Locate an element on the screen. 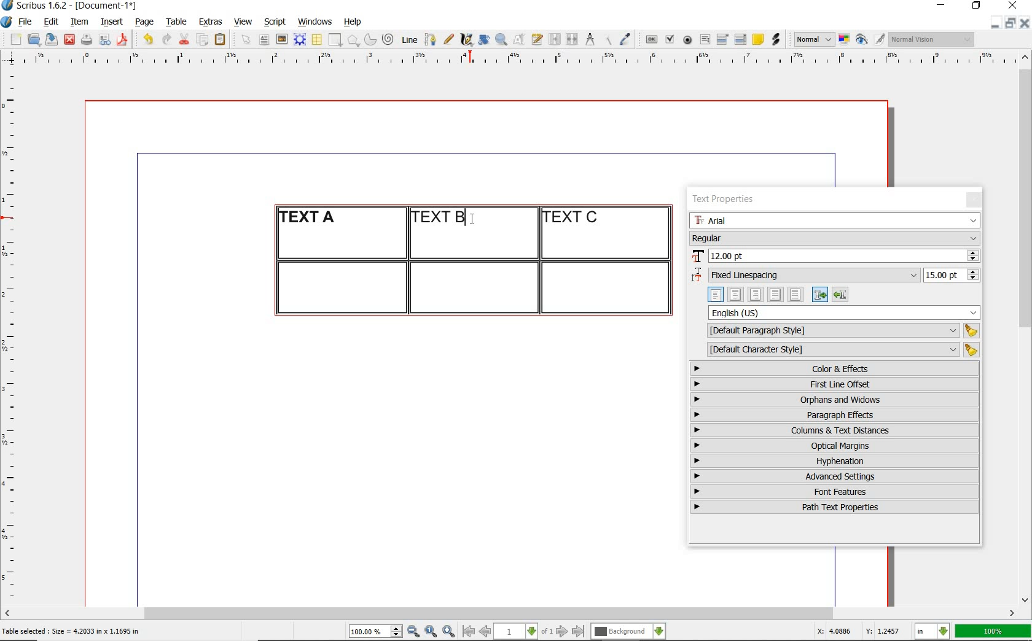  paste is located at coordinates (222, 40).